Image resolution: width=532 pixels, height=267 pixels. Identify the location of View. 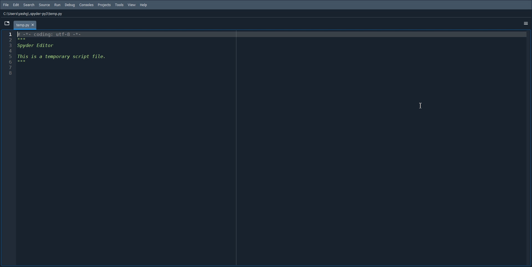
(132, 5).